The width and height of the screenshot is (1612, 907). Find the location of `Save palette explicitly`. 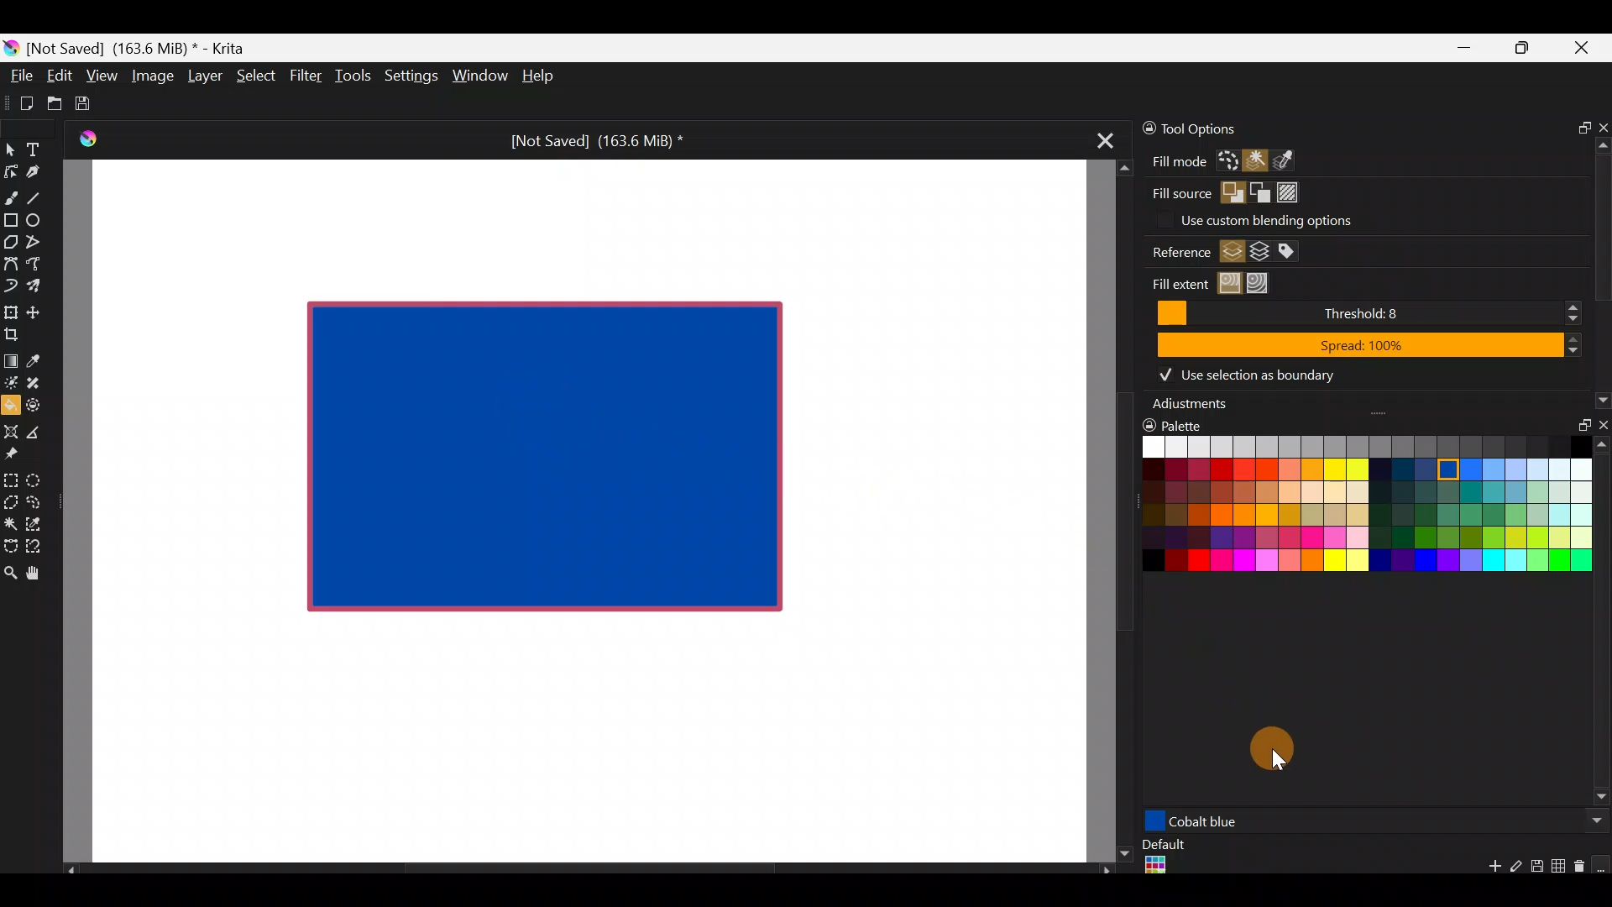

Save palette explicitly is located at coordinates (1536, 867).